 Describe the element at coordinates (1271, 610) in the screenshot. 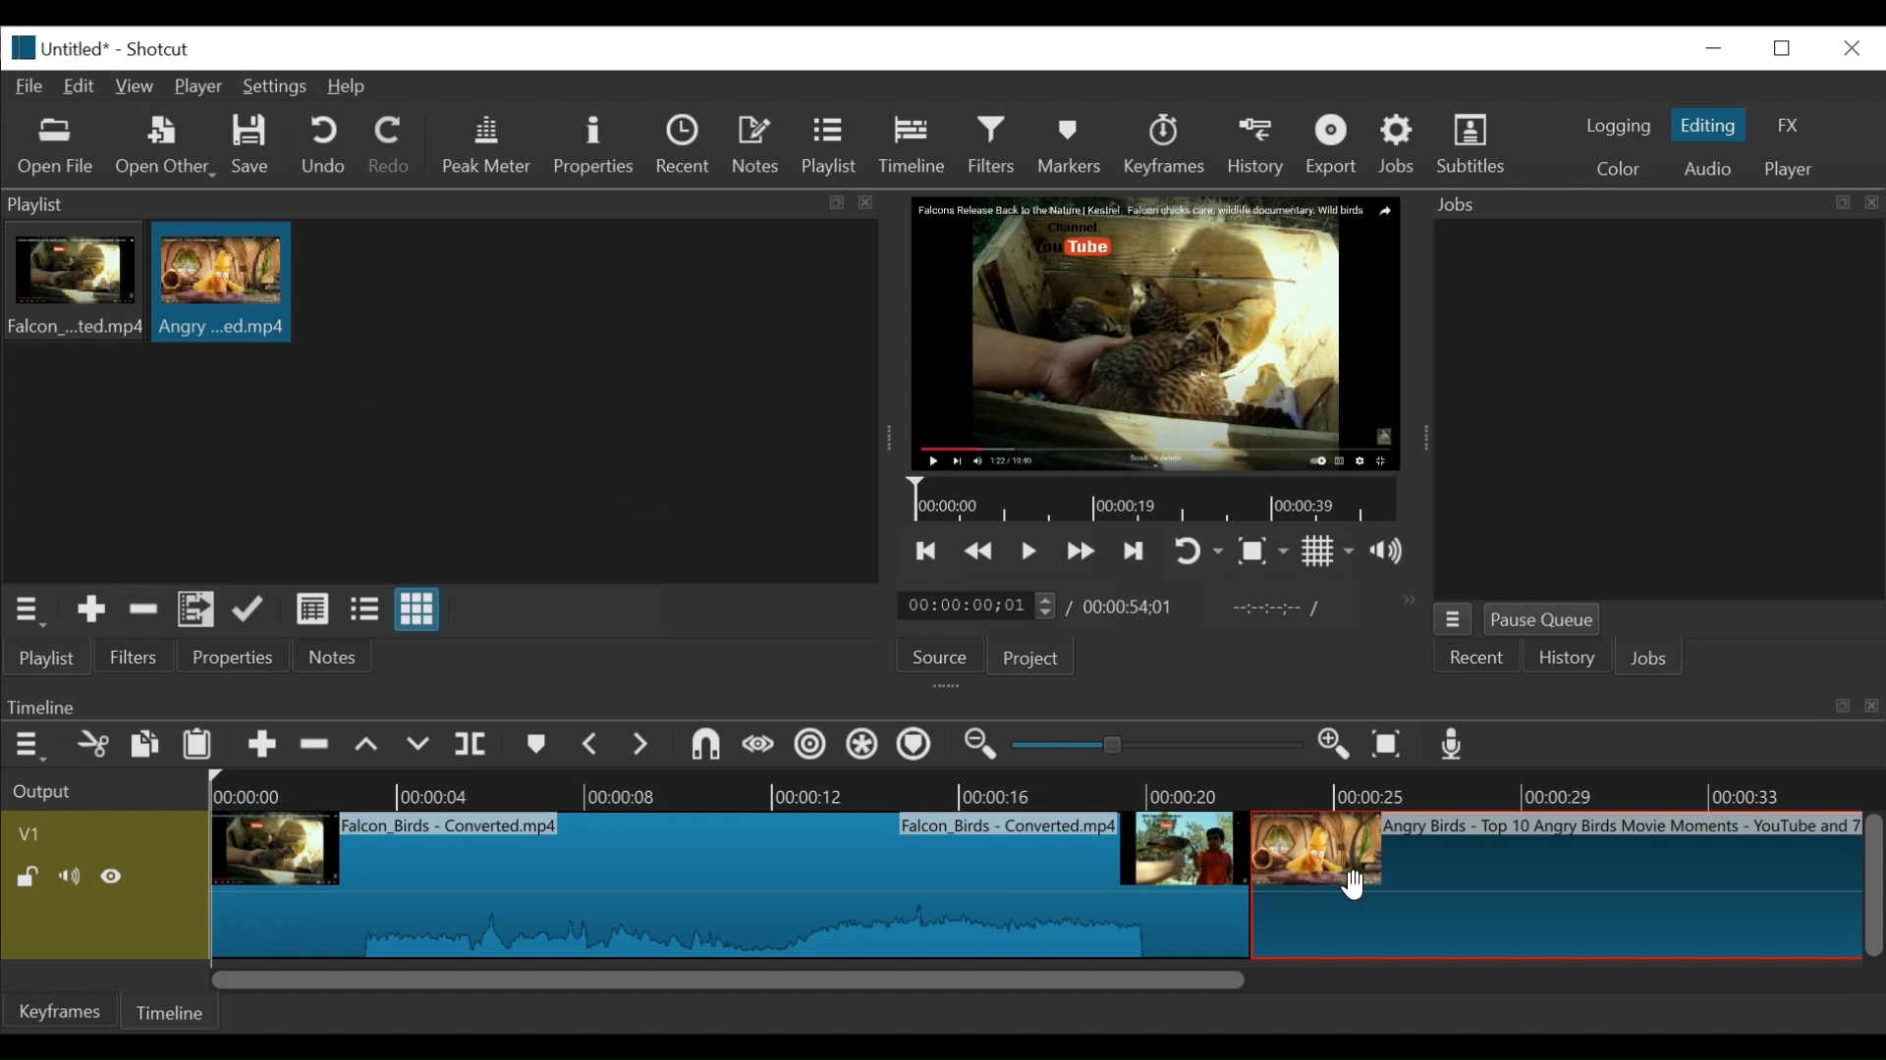

I see `in point` at that location.